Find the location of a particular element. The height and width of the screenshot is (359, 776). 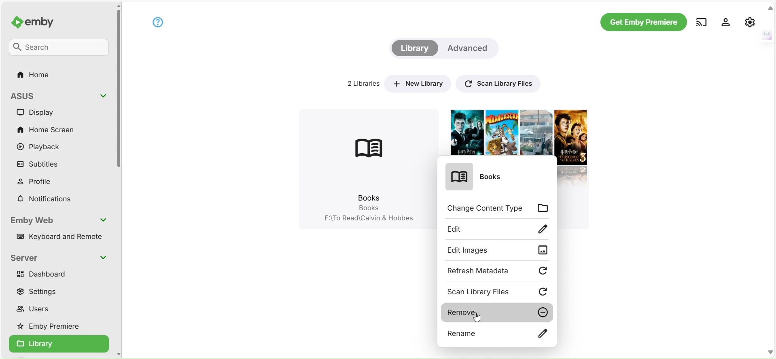

Get Emby Premier is located at coordinates (643, 22).